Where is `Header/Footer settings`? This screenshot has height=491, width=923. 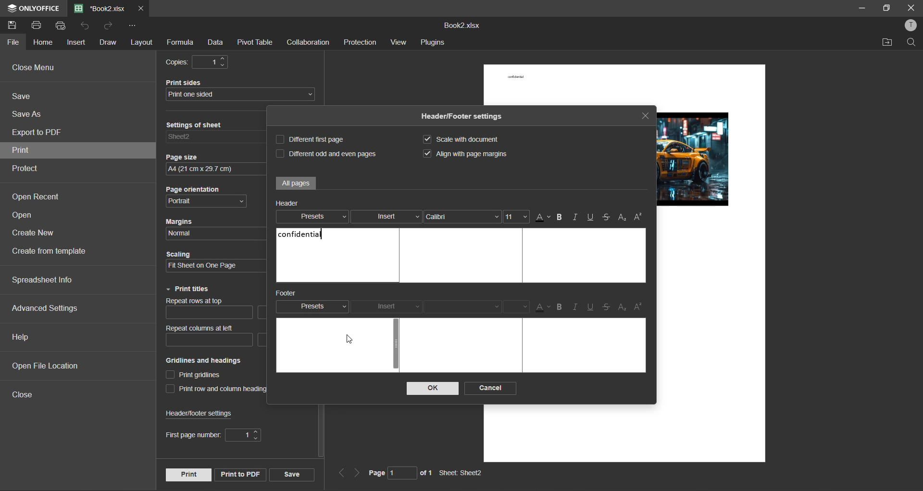
Header/Footer settings is located at coordinates (461, 115).